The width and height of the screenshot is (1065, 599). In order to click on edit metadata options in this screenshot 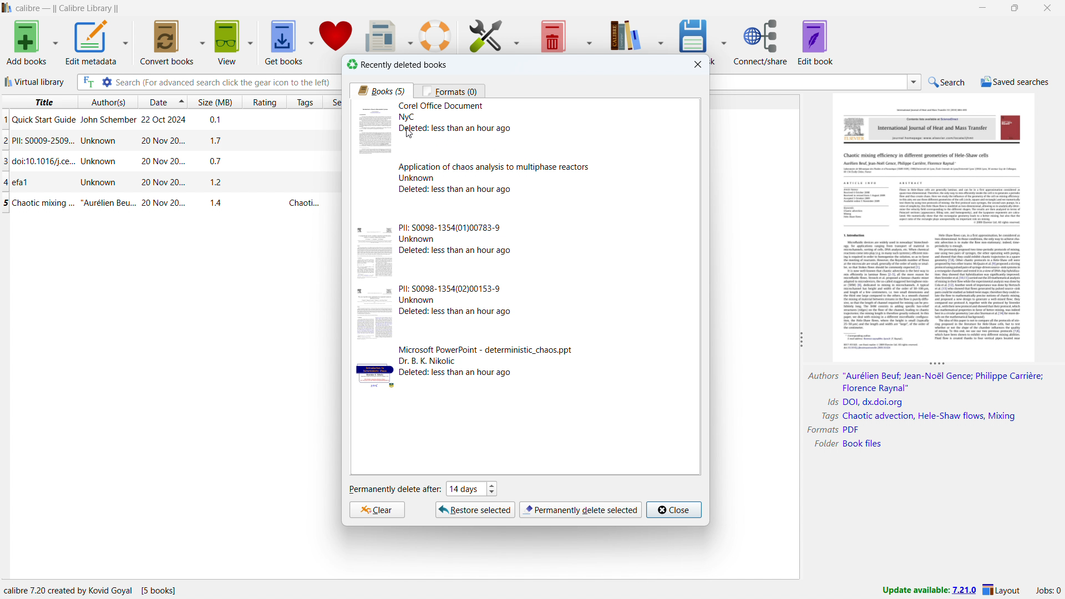, I will do `click(125, 43)`.